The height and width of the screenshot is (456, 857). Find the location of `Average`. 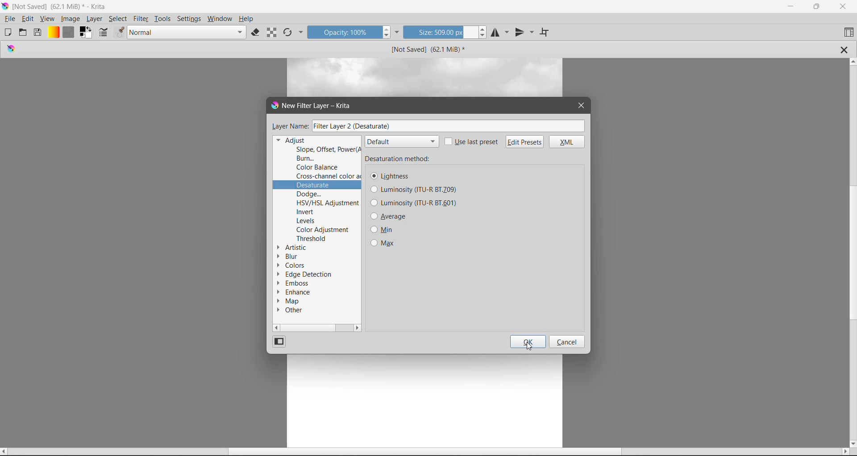

Average is located at coordinates (390, 217).